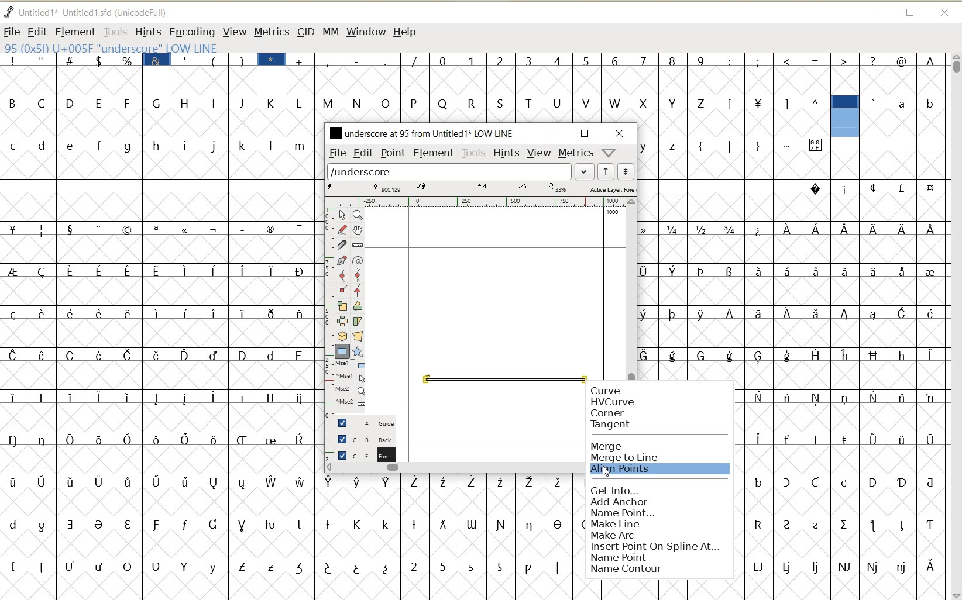  What do you see at coordinates (655, 501) in the screenshot?
I see `add anchor` at bounding box center [655, 501].